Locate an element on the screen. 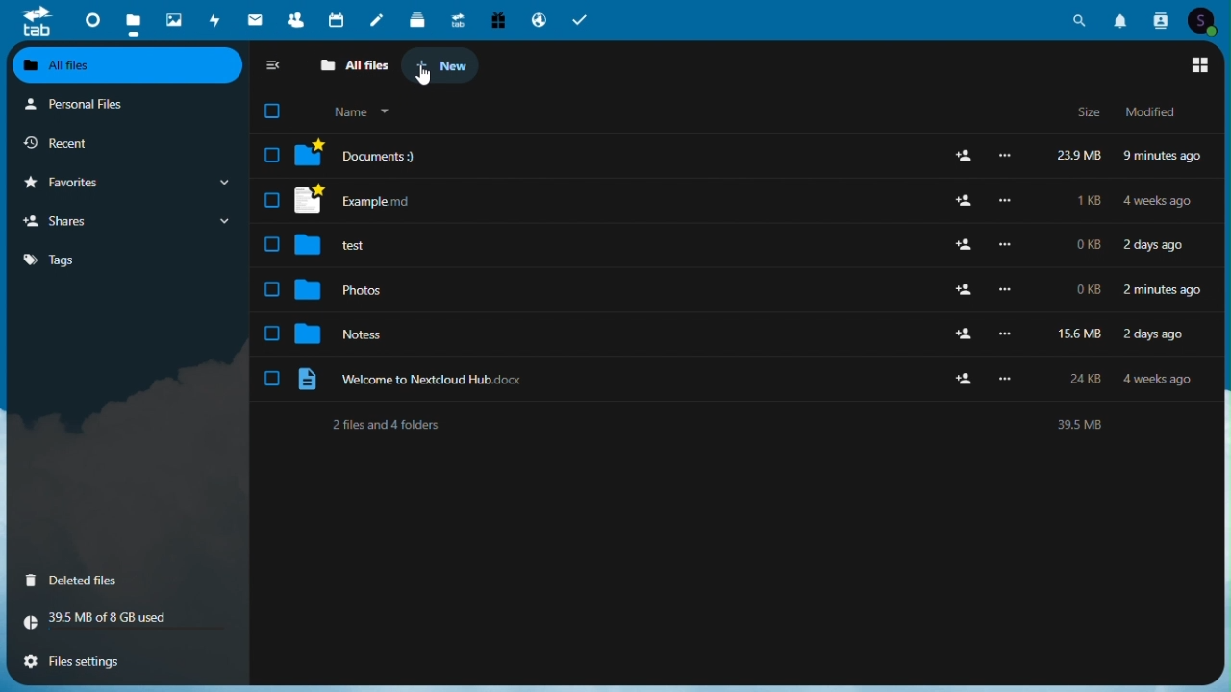 This screenshot has width=1231, height=692. New is located at coordinates (444, 64).